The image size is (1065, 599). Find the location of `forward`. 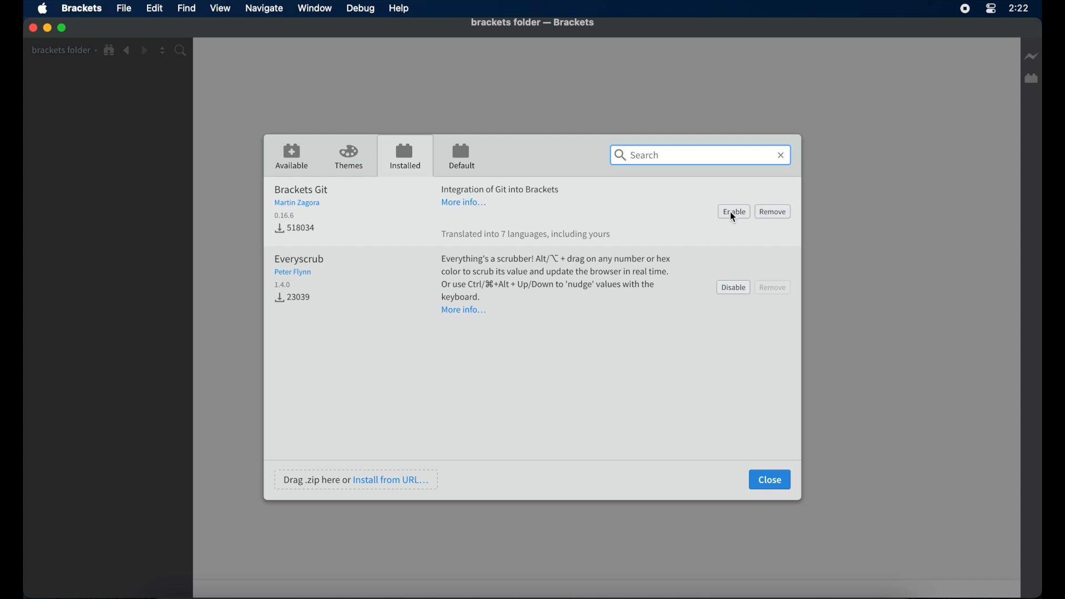

forward is located at coordinates (144, 50).